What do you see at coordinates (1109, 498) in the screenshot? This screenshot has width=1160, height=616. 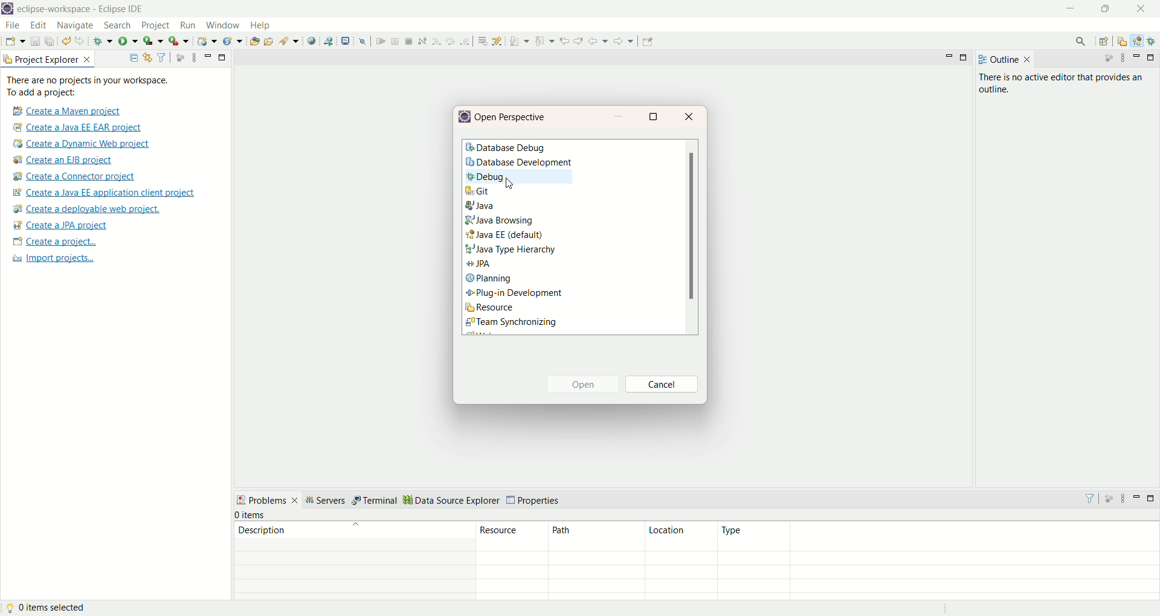 I see `focus on active task` at bounding box center [1109, 498].